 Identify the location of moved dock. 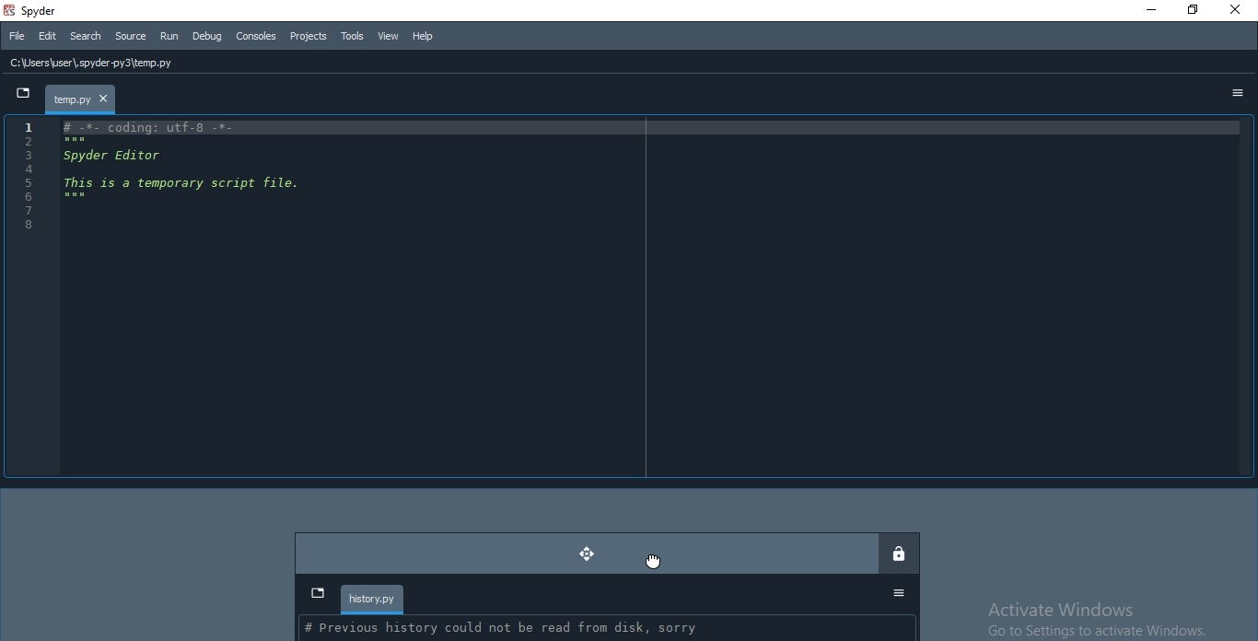
(583, 554).